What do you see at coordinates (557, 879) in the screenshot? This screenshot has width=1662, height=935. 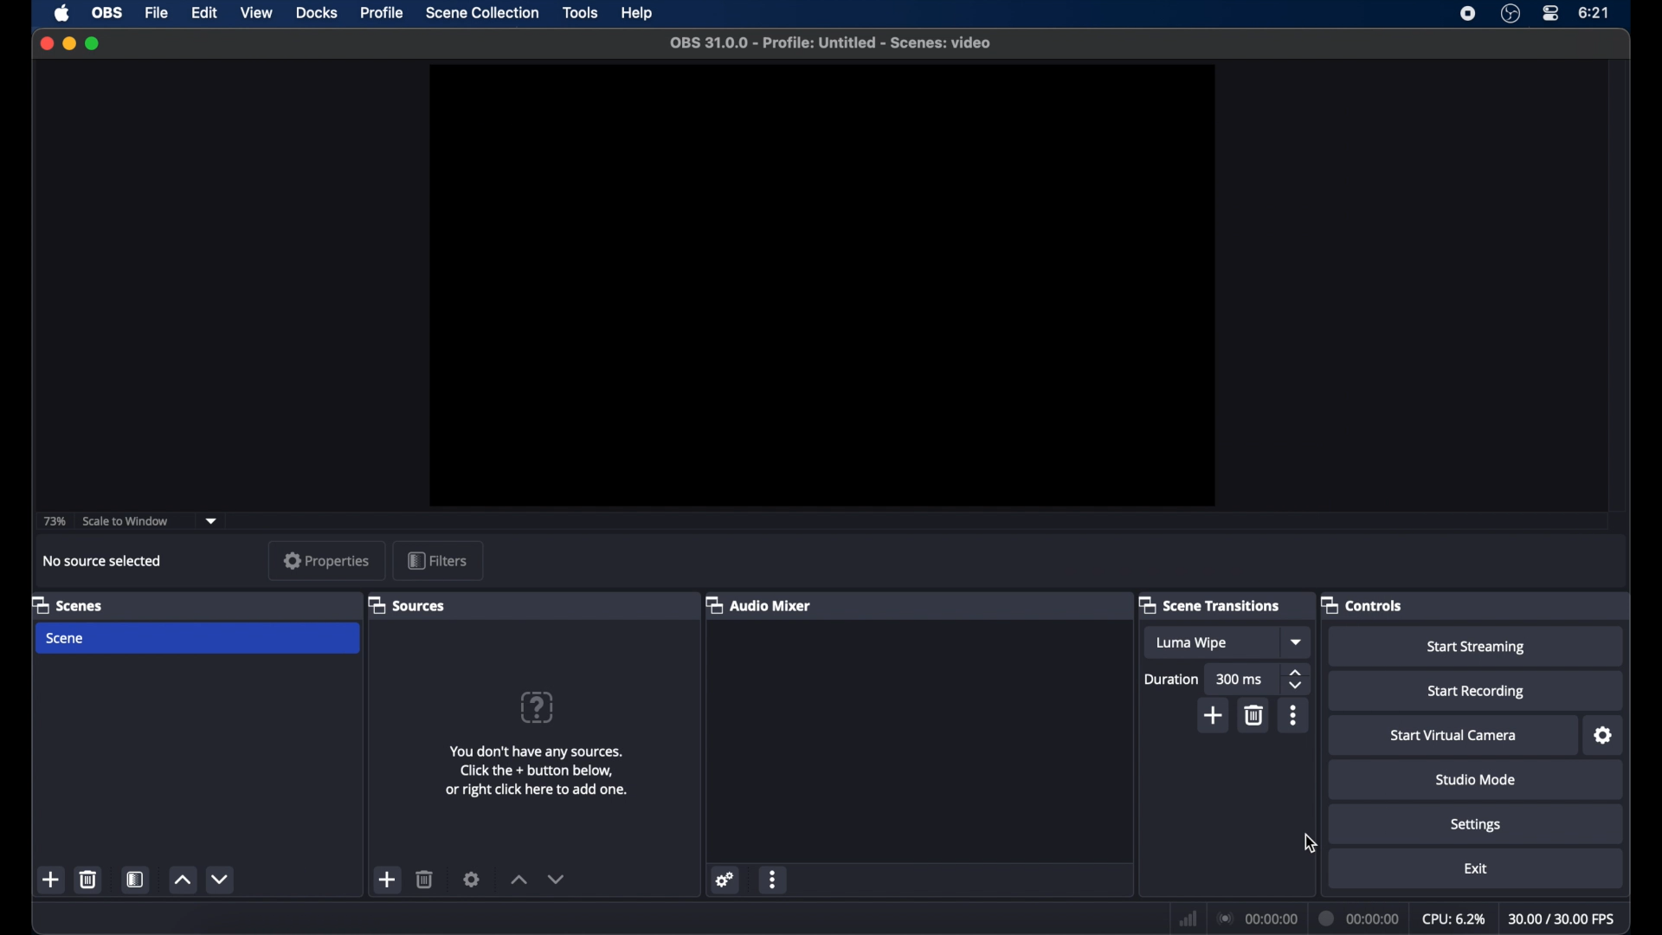 I see `decrement` at bounding box center [557, 879].